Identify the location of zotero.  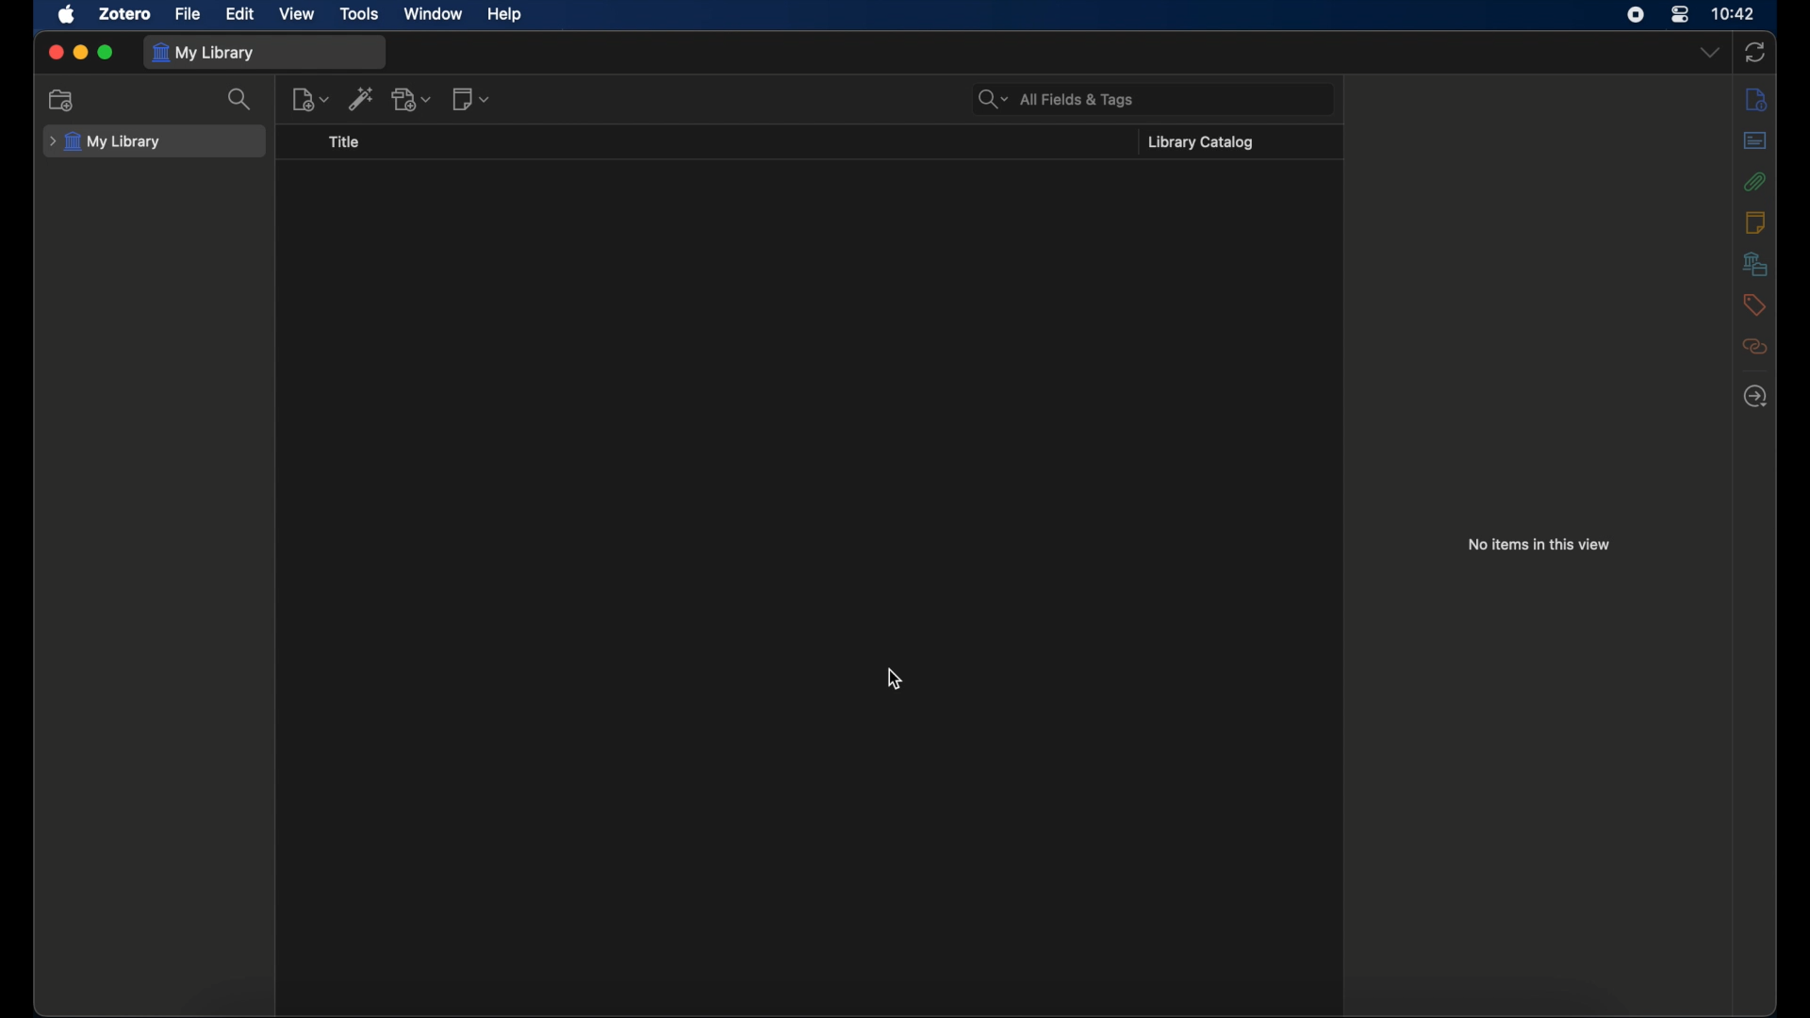
(123, 14).